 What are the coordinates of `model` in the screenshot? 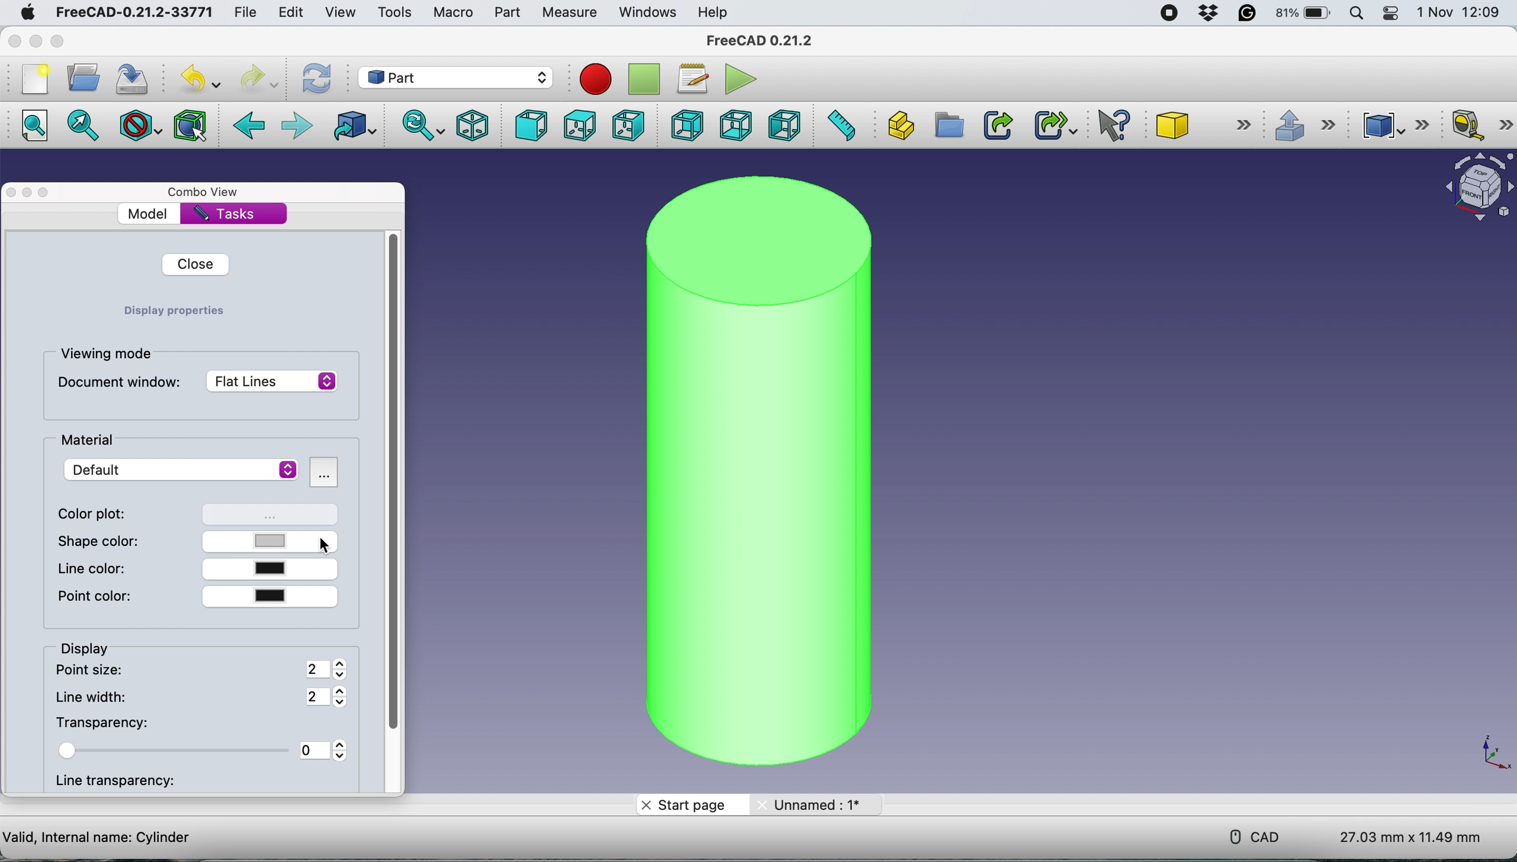 It's located at (172, 213).